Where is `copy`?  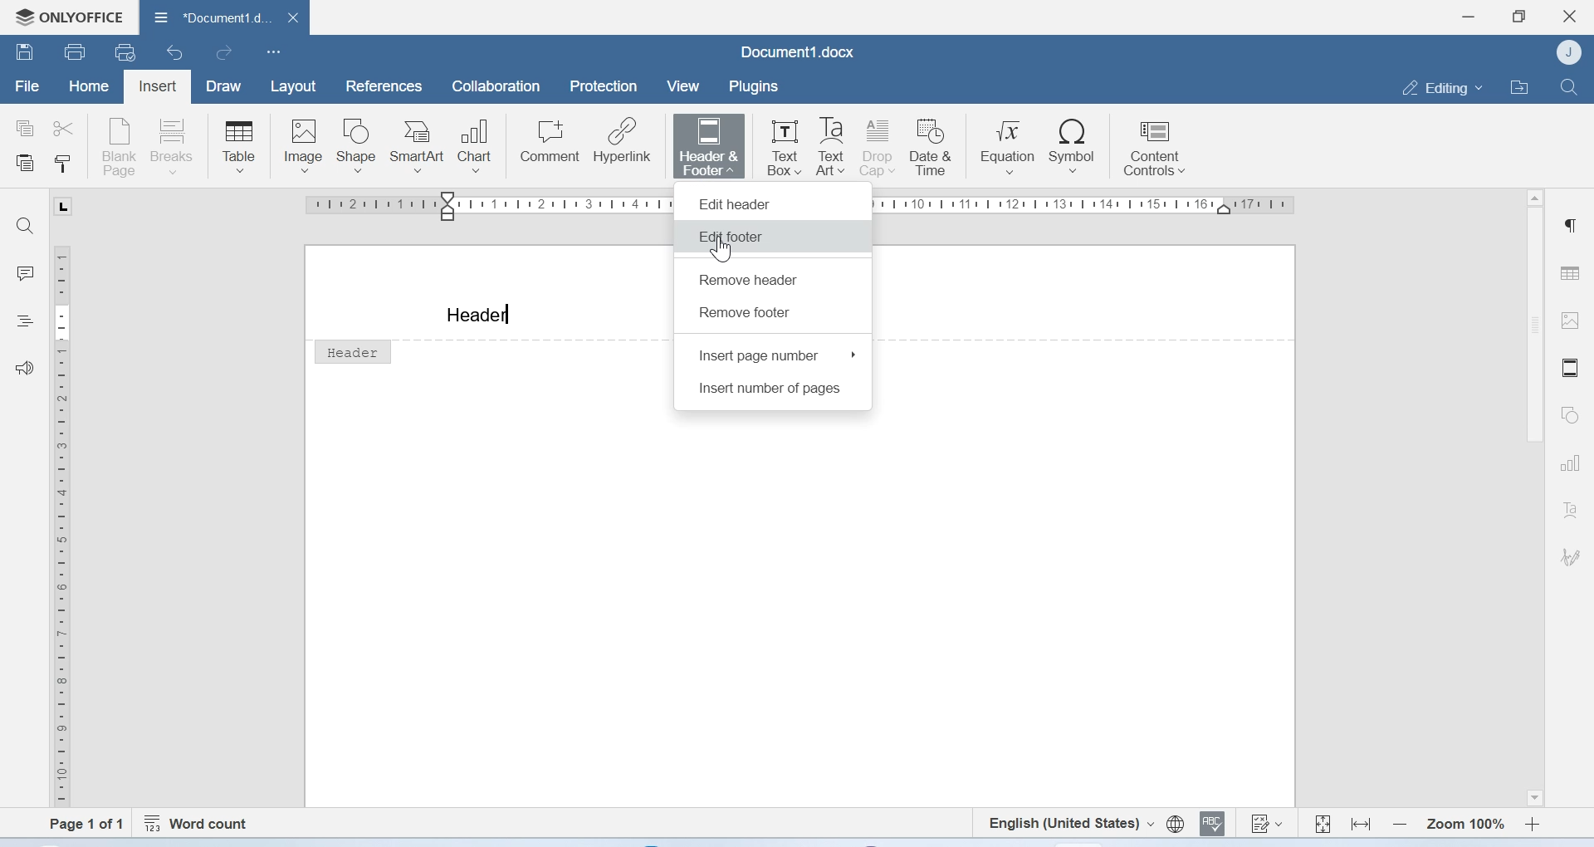 copy is located at coordinates (27, 126).